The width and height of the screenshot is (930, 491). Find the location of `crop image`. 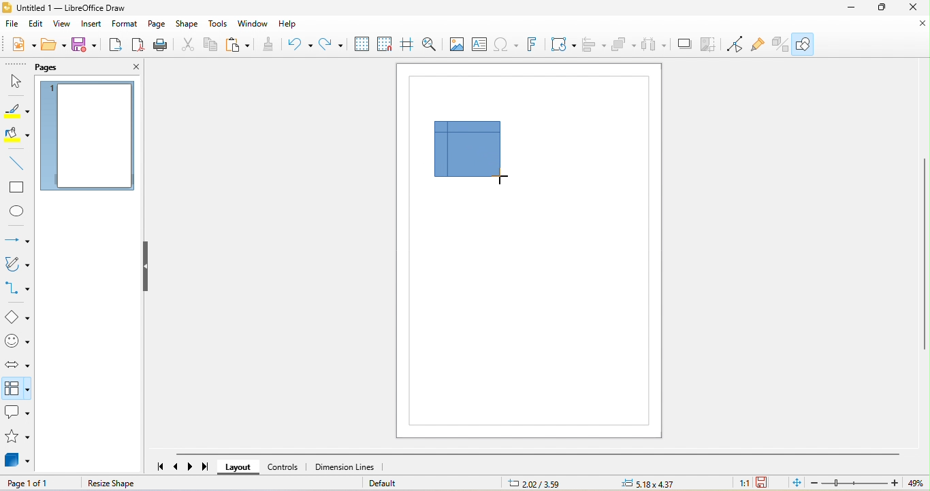

crop image is located at coordinates (712, 45).